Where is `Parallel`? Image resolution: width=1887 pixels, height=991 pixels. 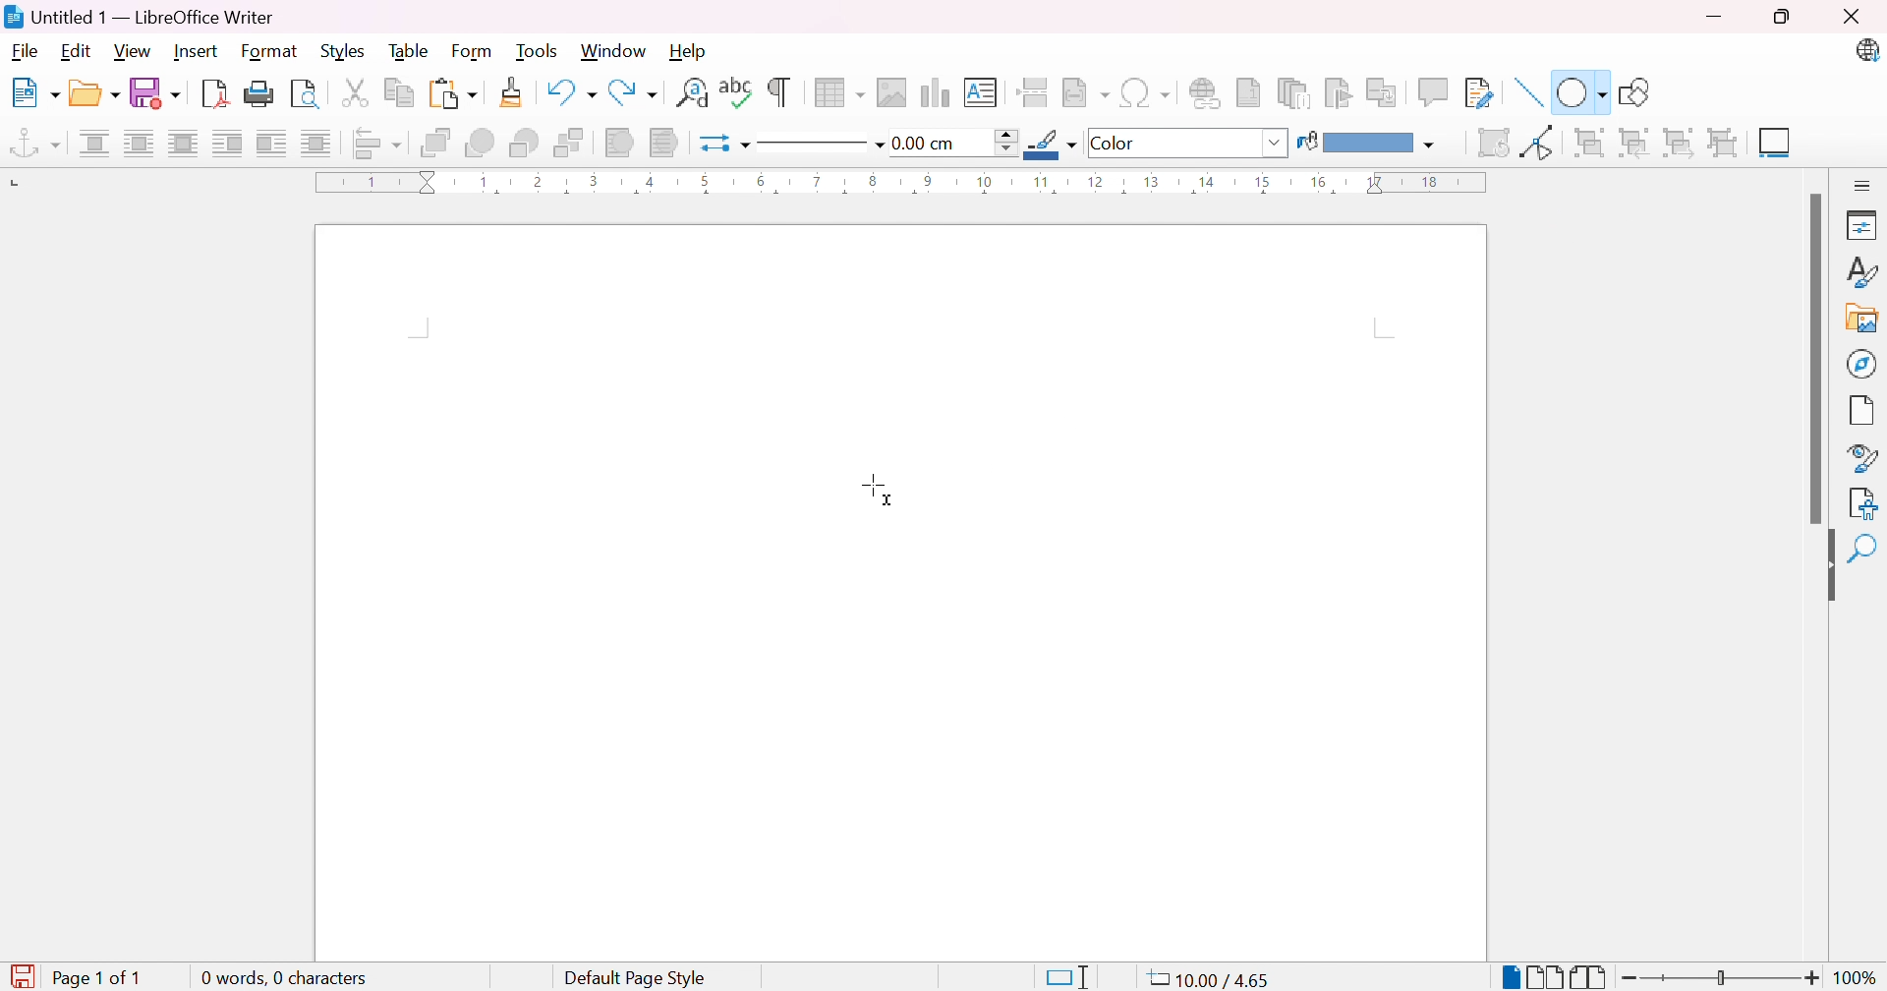
Parallel is located at coordinates (139, 144).